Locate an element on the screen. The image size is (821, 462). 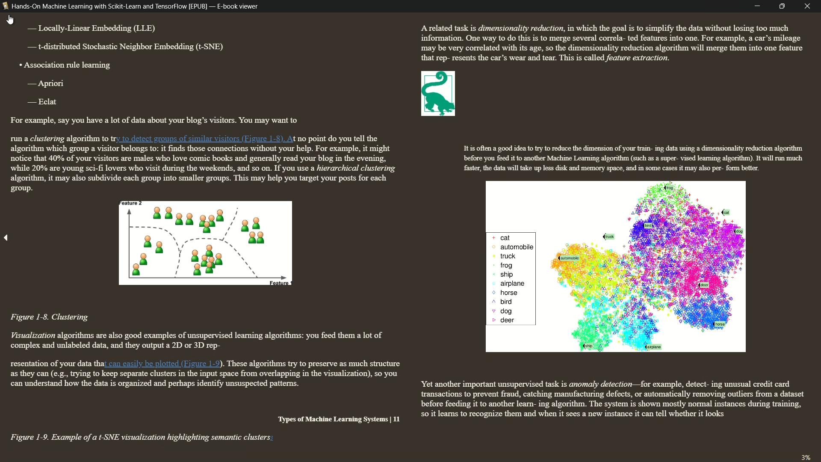
e-book viewer icon is located at coordinates (5, 8).